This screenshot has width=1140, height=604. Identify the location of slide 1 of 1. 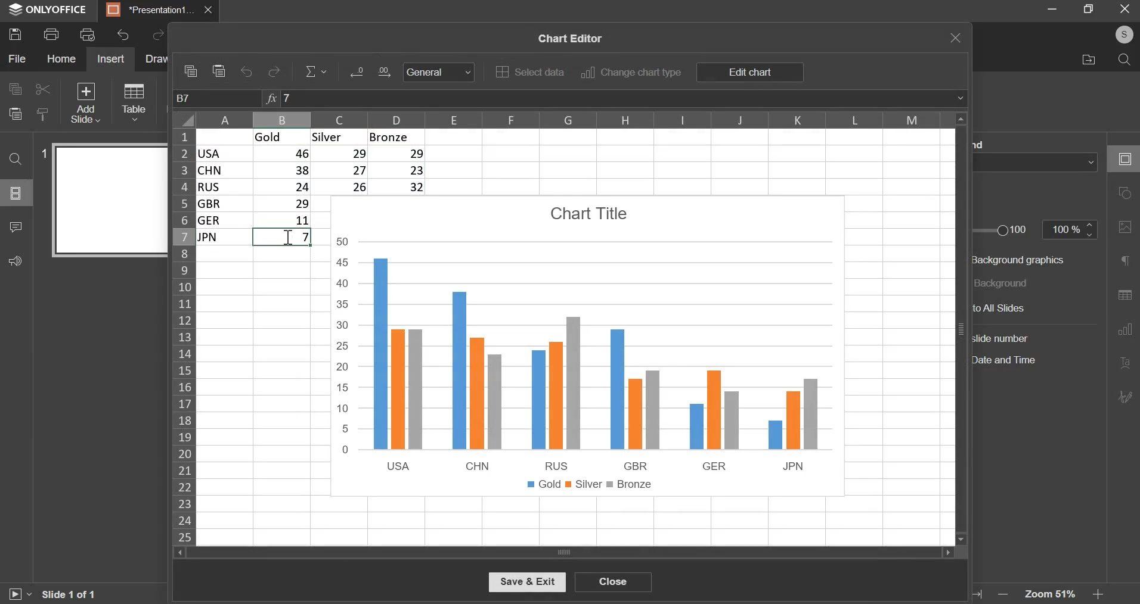
(68, 596).